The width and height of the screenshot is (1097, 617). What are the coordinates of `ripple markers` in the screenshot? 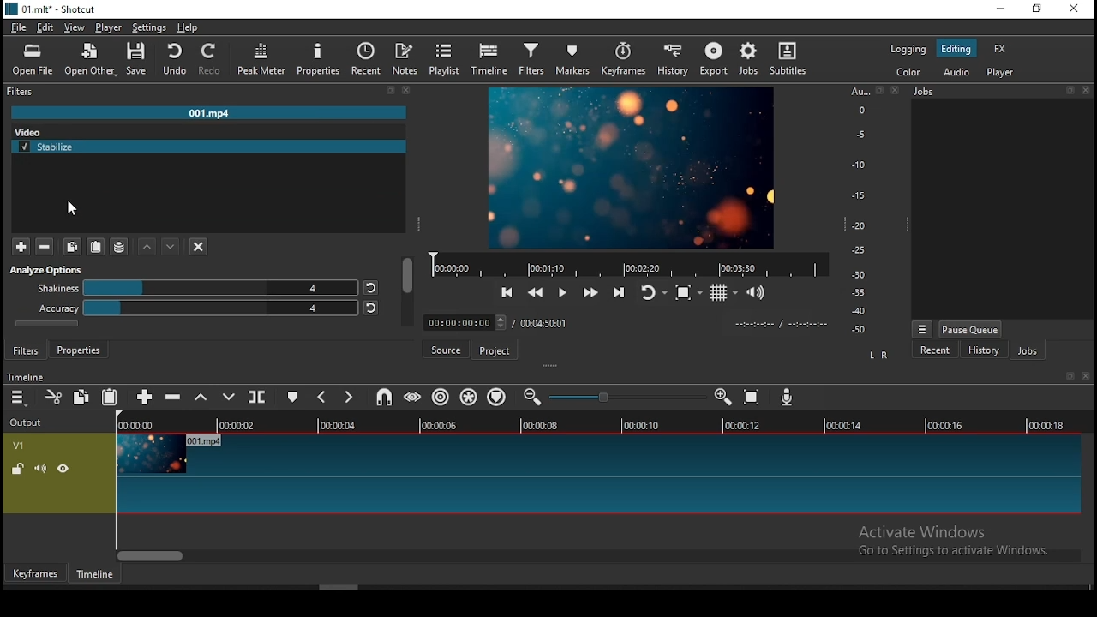 It's located at (495, 398).